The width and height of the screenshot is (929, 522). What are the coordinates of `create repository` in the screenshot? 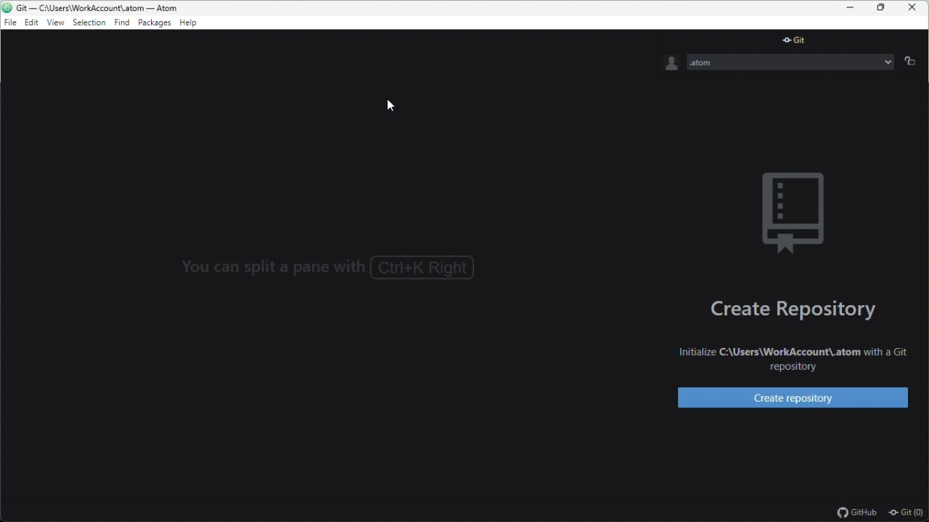 It's located at (793, 397).